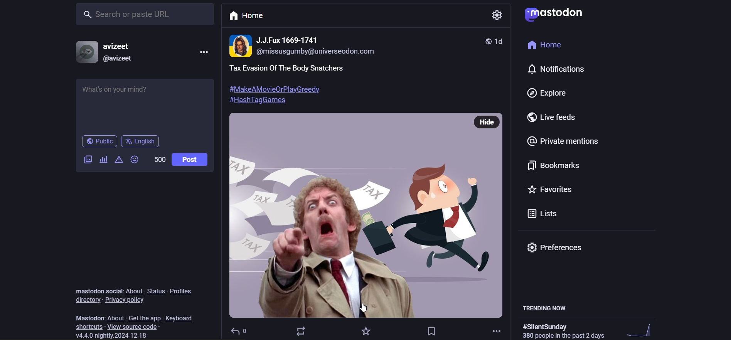  What do you see at coordinates (88, 327) in the screenshot?
I see `shortcut` at bounding box center [88, 327].